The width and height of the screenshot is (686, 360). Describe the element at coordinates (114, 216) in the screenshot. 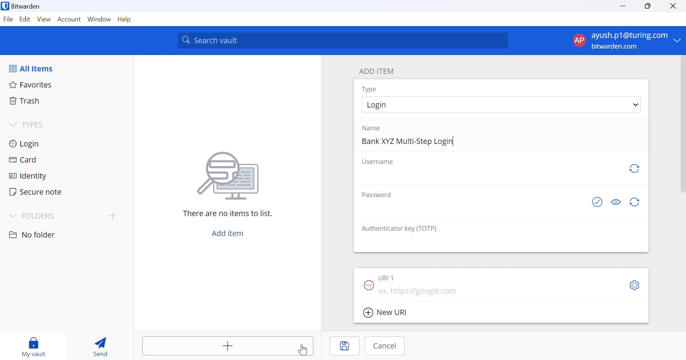

I see `add folder` at that location.